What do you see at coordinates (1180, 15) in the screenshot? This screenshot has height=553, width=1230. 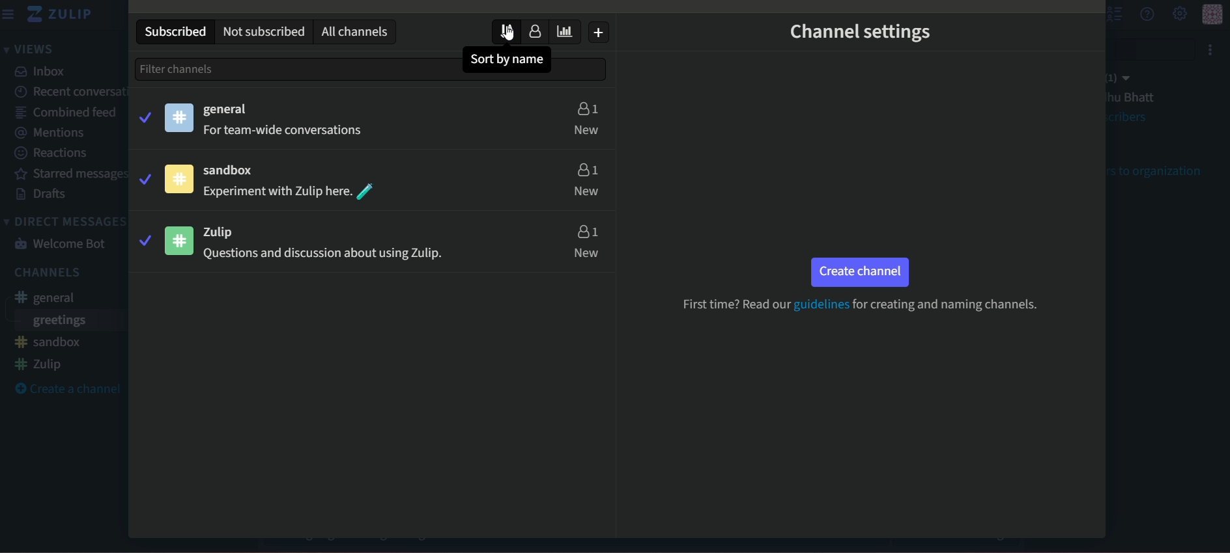 I see `settings` at bounding box center [1180, 15].